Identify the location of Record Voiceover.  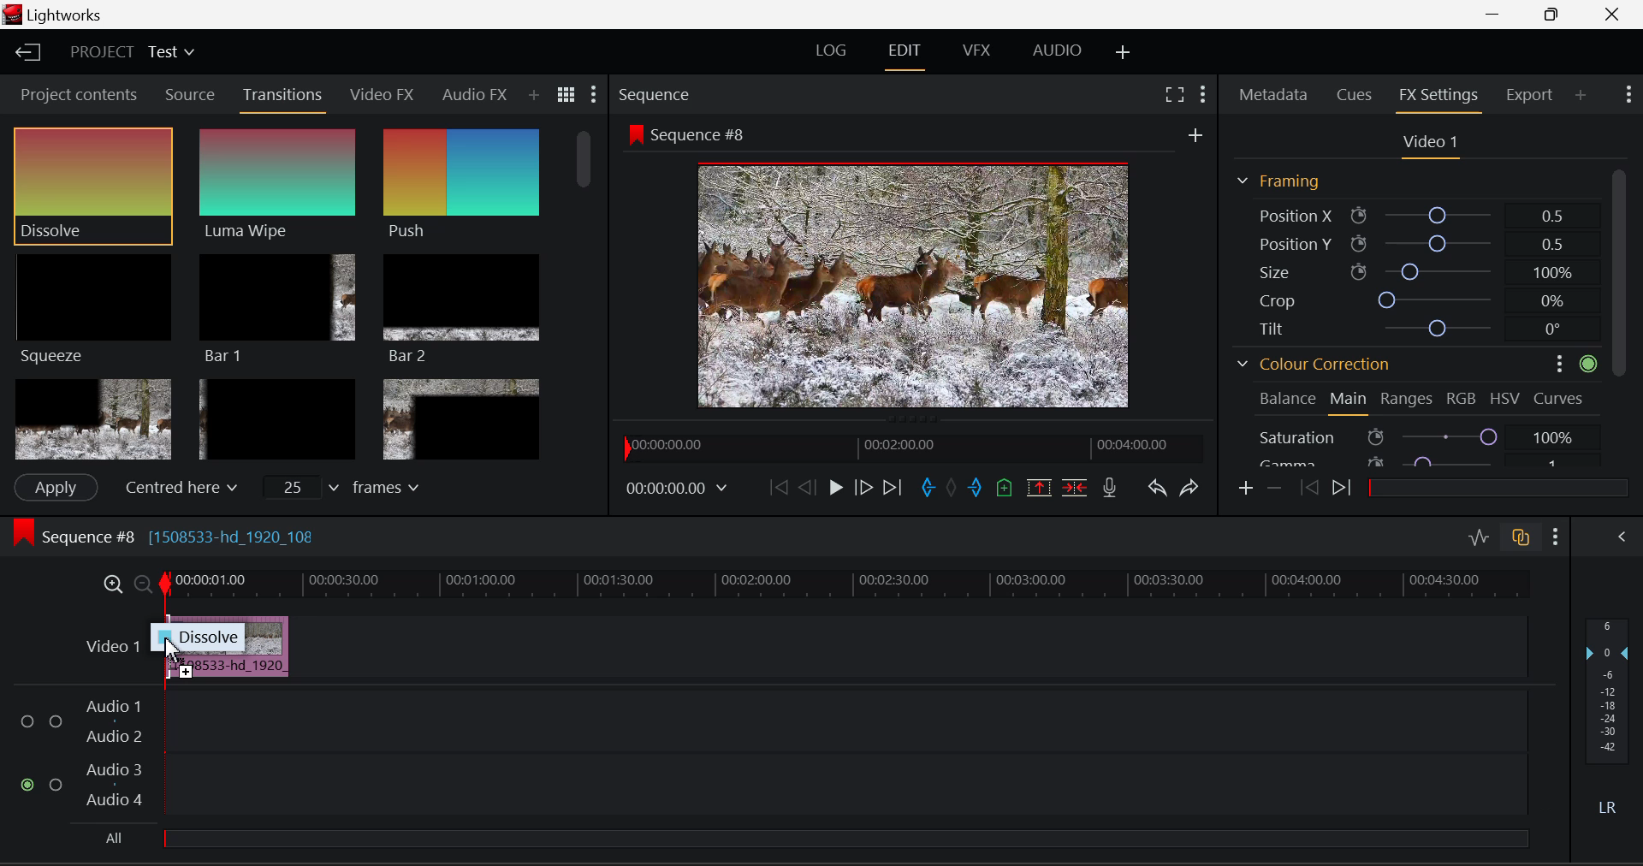
(1111, 488).